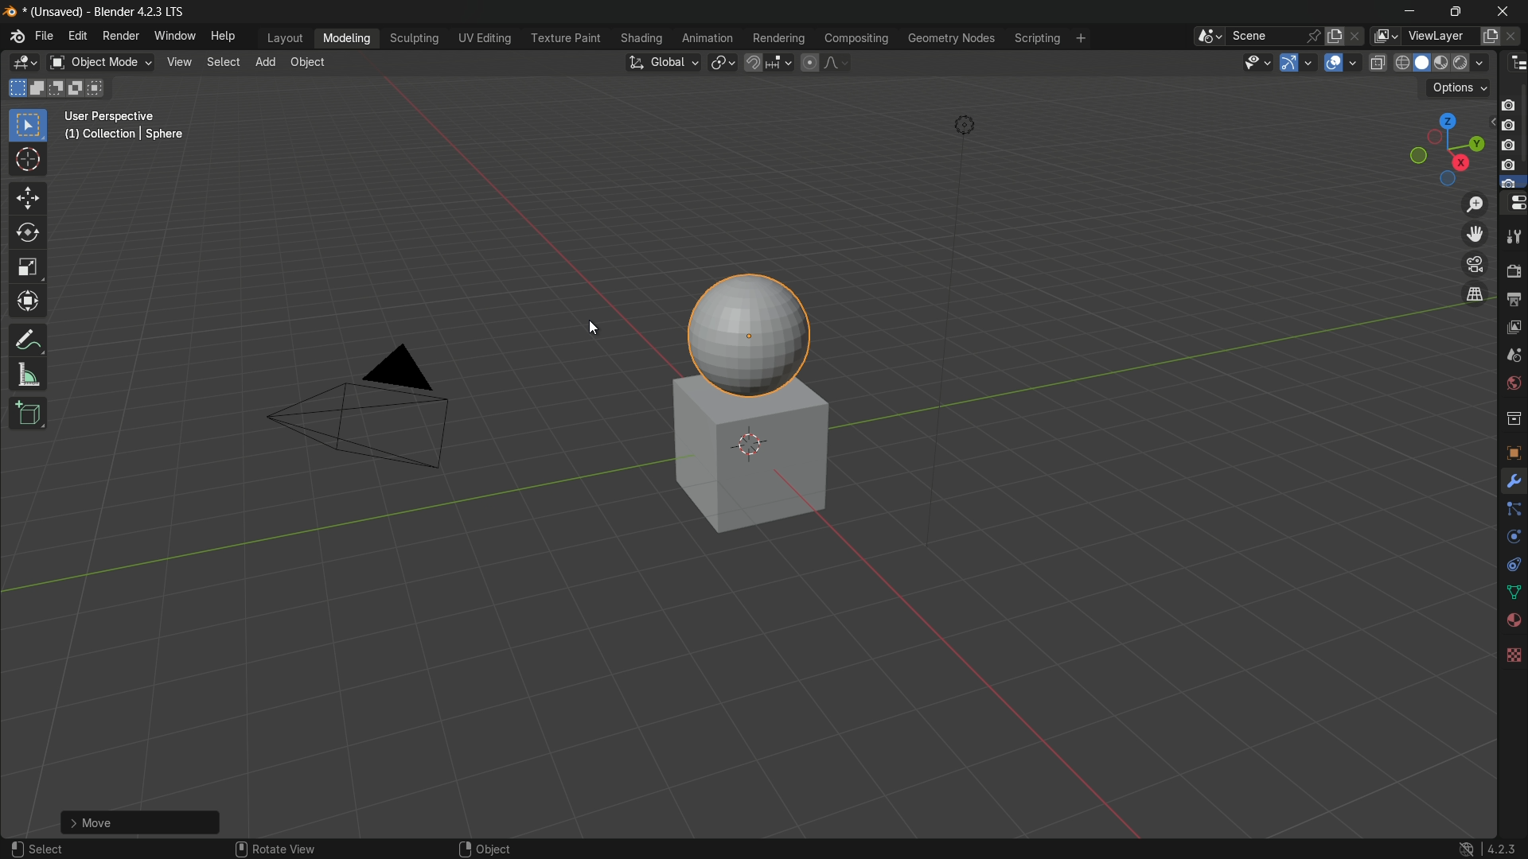 Image resolution: width=1528 pixels, height=859 pixels. Describe the element at coordinates (1457, 13) in the screenshot. I see `maximize or restore` at that location.